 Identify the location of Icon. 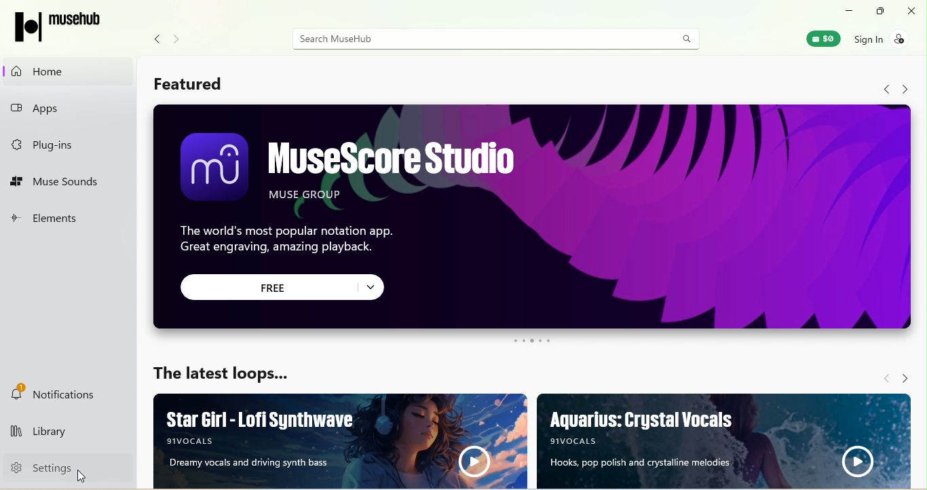
(212, 167).